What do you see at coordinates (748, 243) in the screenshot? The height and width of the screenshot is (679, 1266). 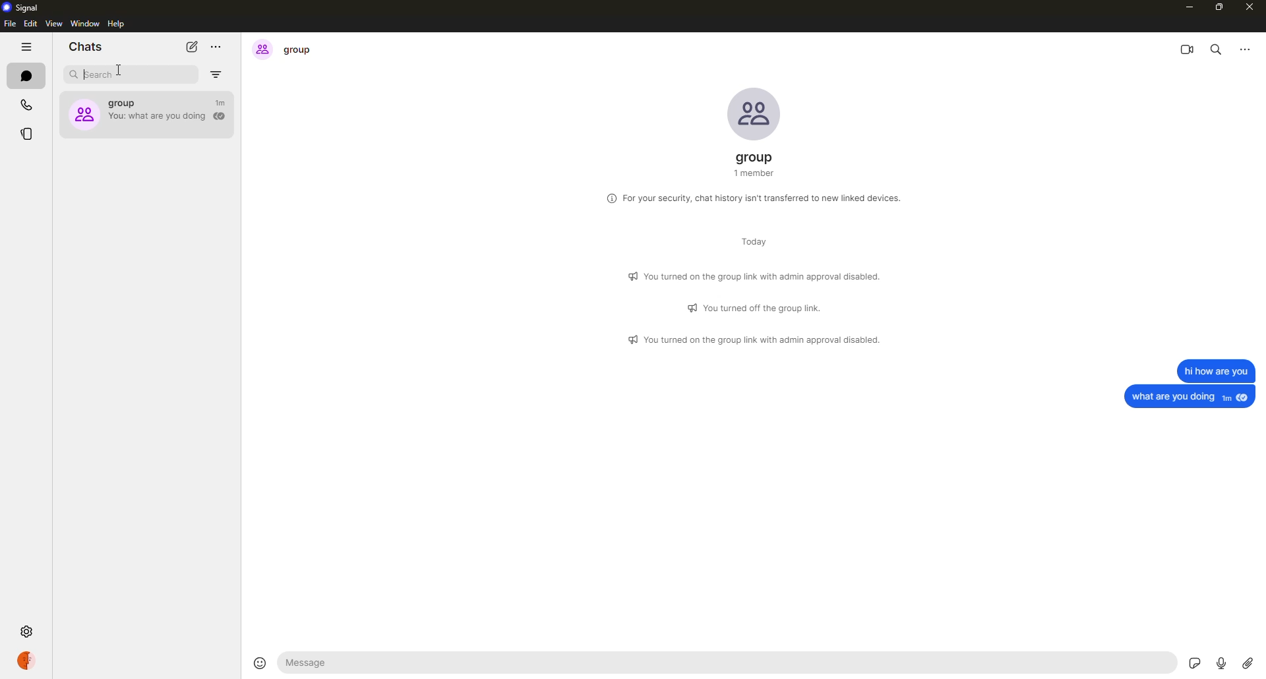 I see `day` at bounding box center [748, 243].